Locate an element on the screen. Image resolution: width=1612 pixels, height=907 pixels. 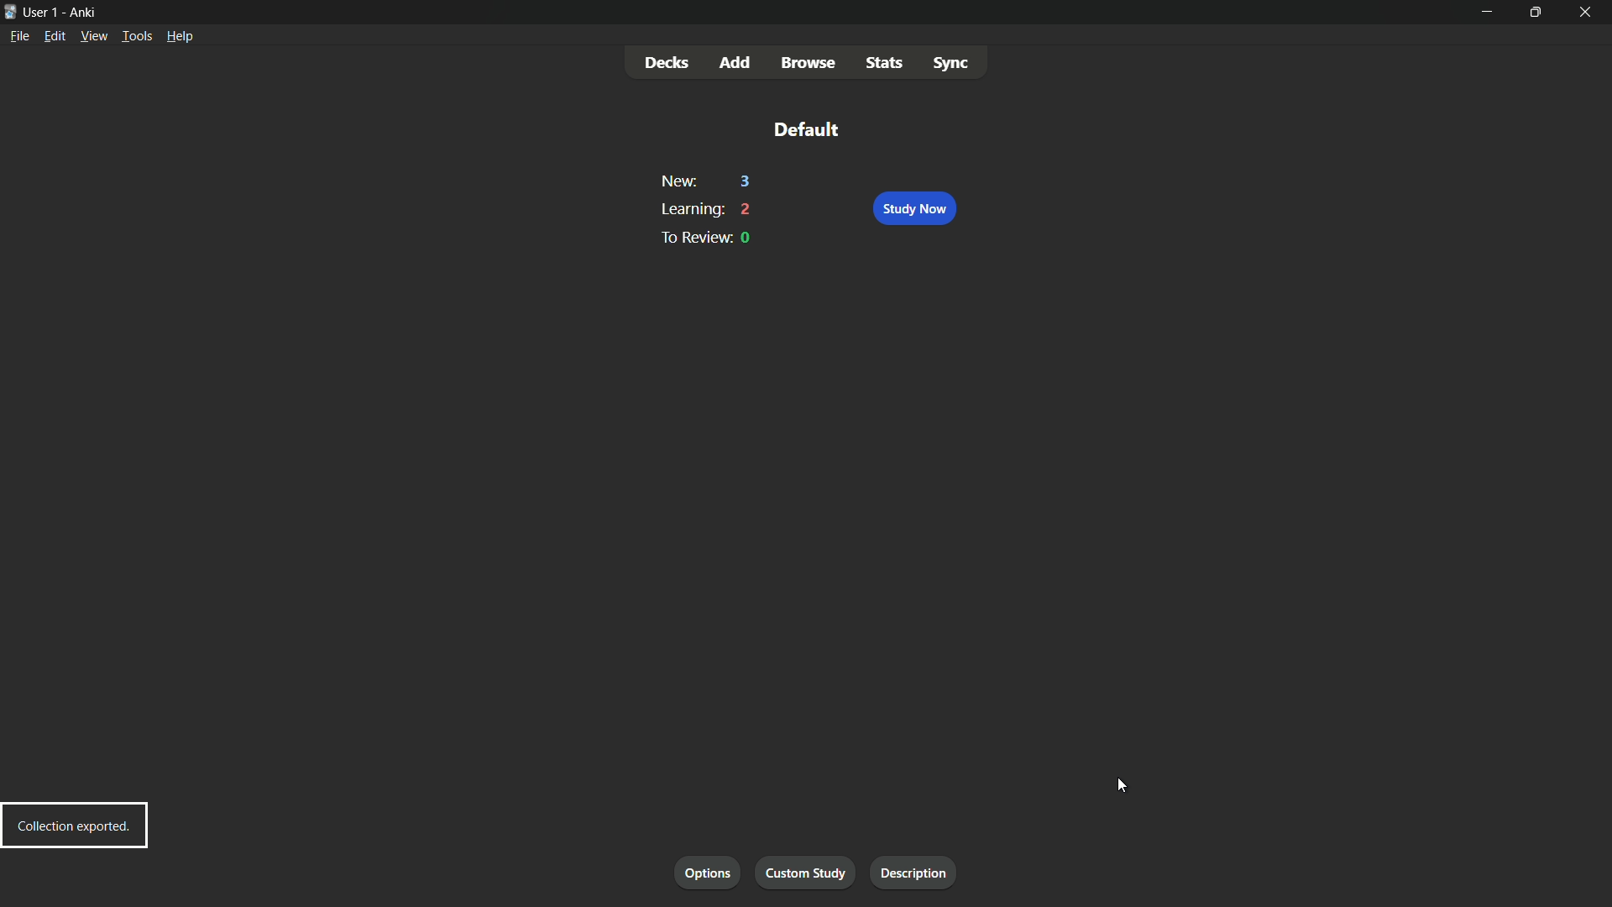
tools menu is located at coordinates (135, 36).